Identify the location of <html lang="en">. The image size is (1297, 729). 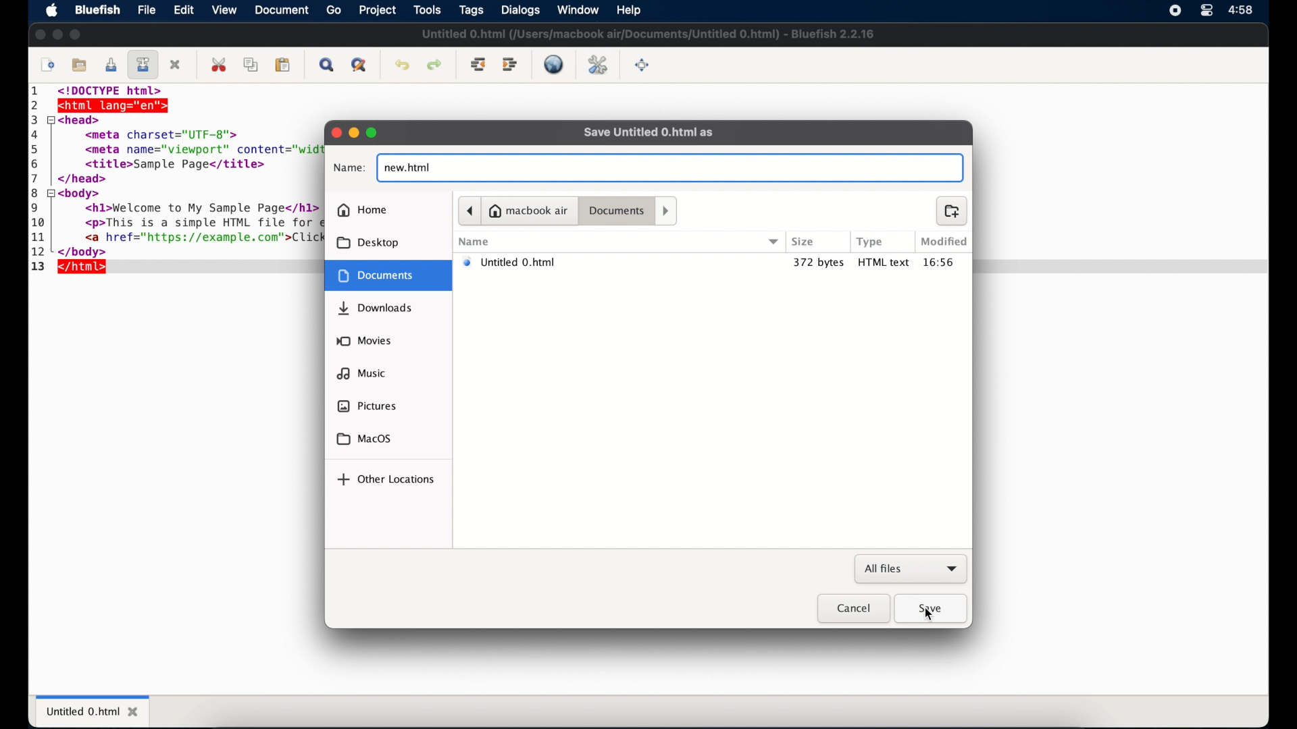
(116, 105).